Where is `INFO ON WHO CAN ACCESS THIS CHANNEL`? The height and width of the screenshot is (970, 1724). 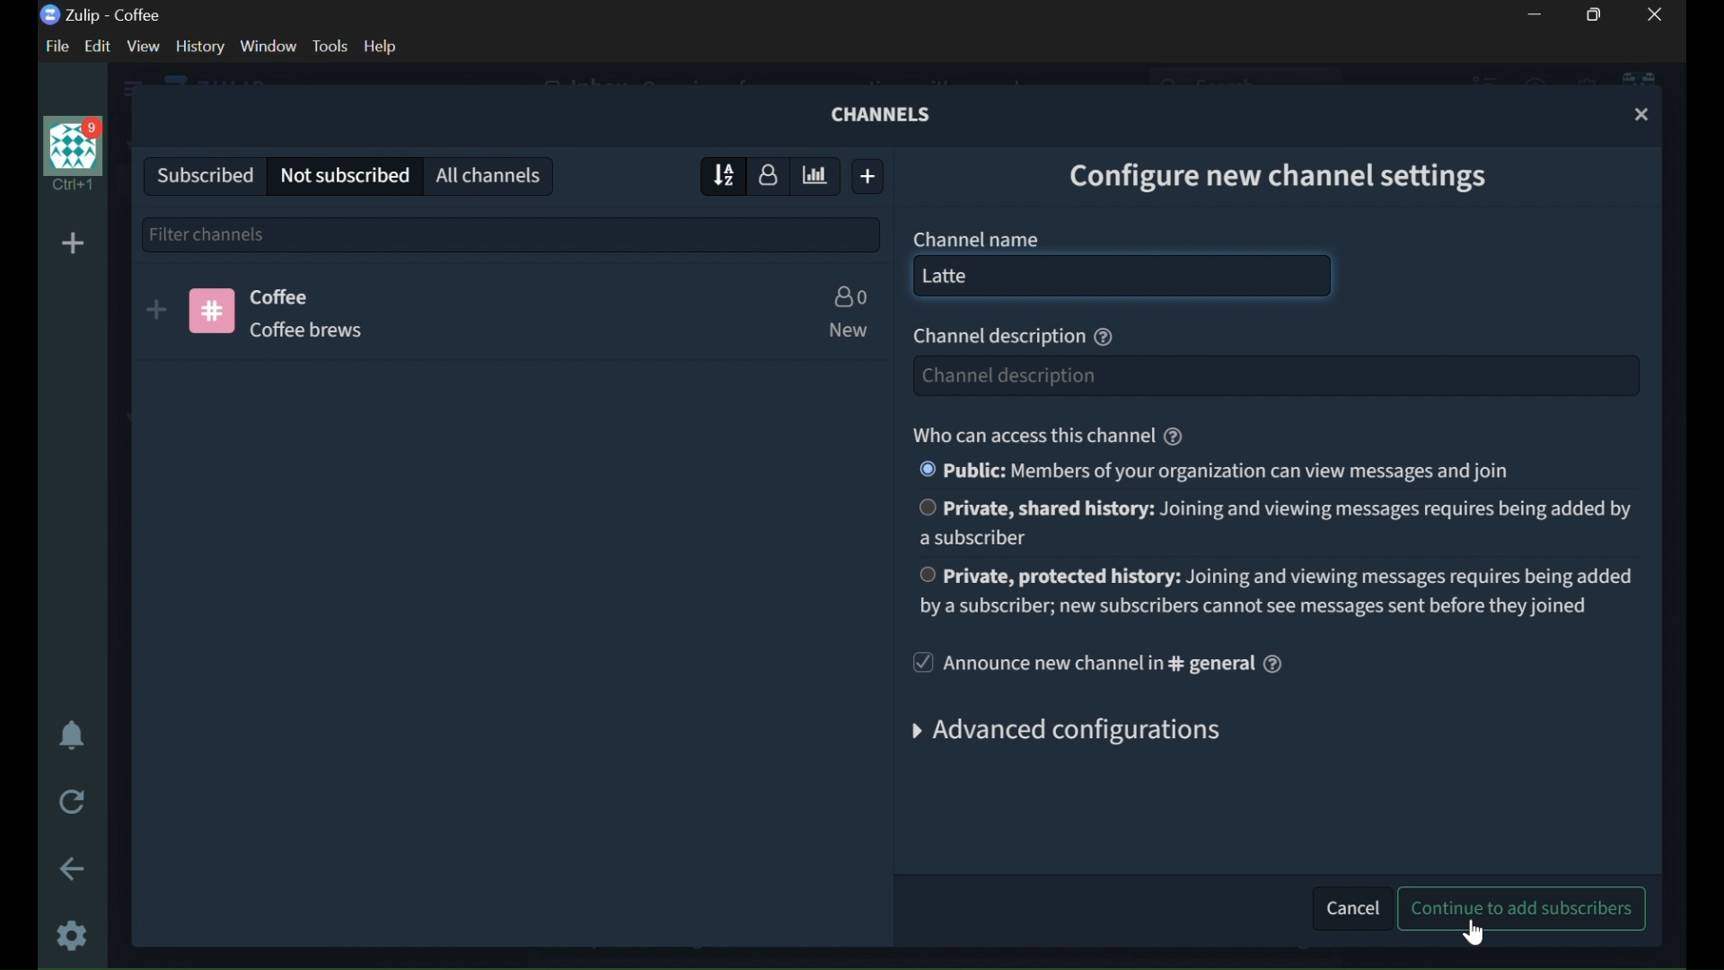
INFO ON WHO CAN ACCESS THIS CHANNEL is located at coordinates (1030, 435).